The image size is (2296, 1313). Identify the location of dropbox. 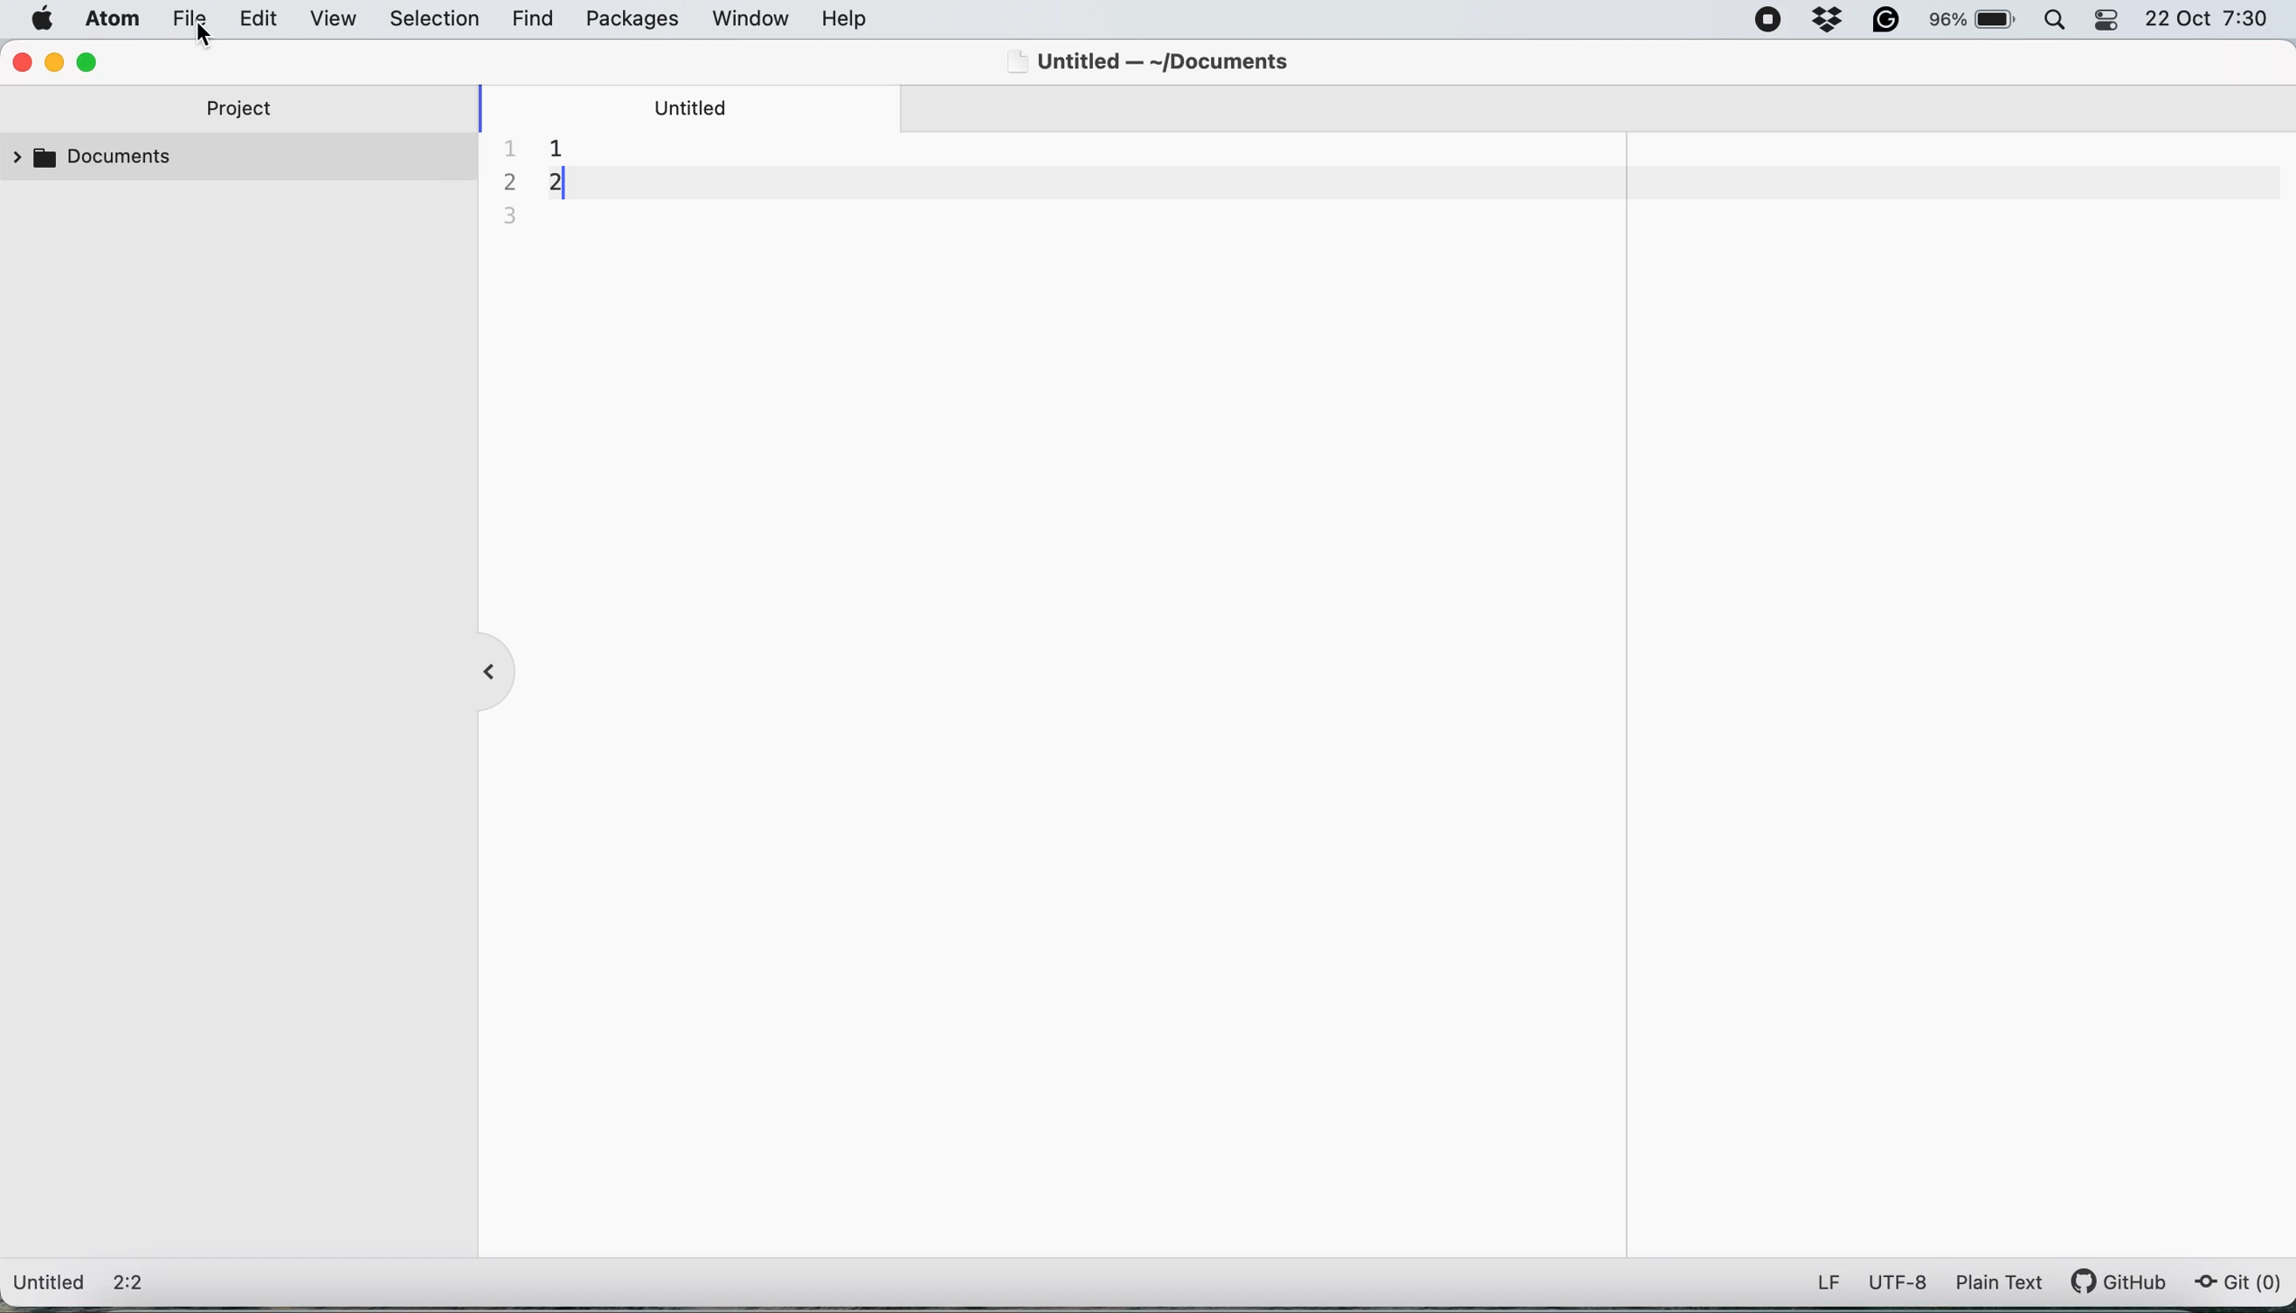
(1826, 23).